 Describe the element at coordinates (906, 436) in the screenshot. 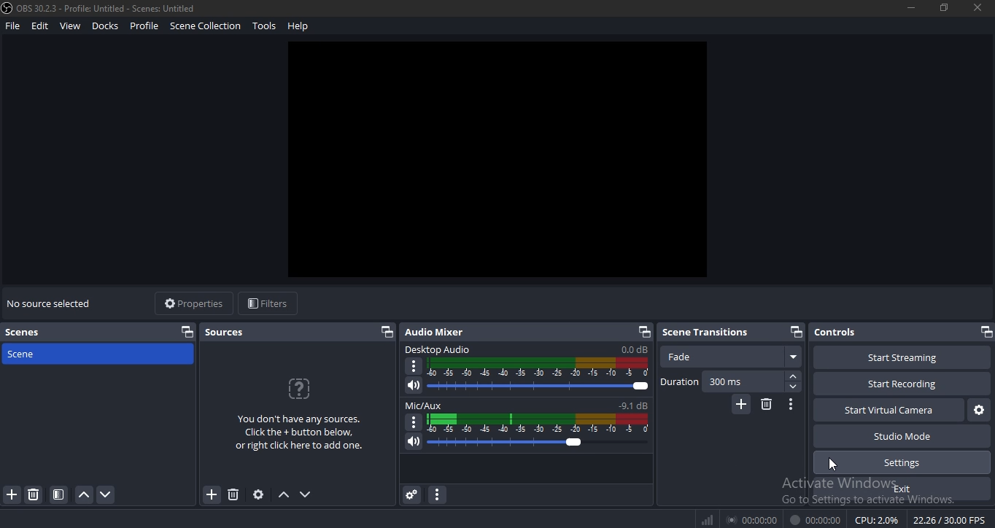

I see `studio` at that location.